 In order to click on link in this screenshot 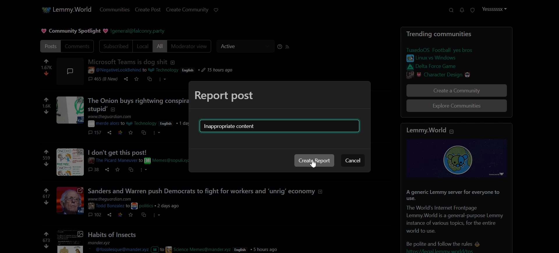, I will do `click(47, 191)`.